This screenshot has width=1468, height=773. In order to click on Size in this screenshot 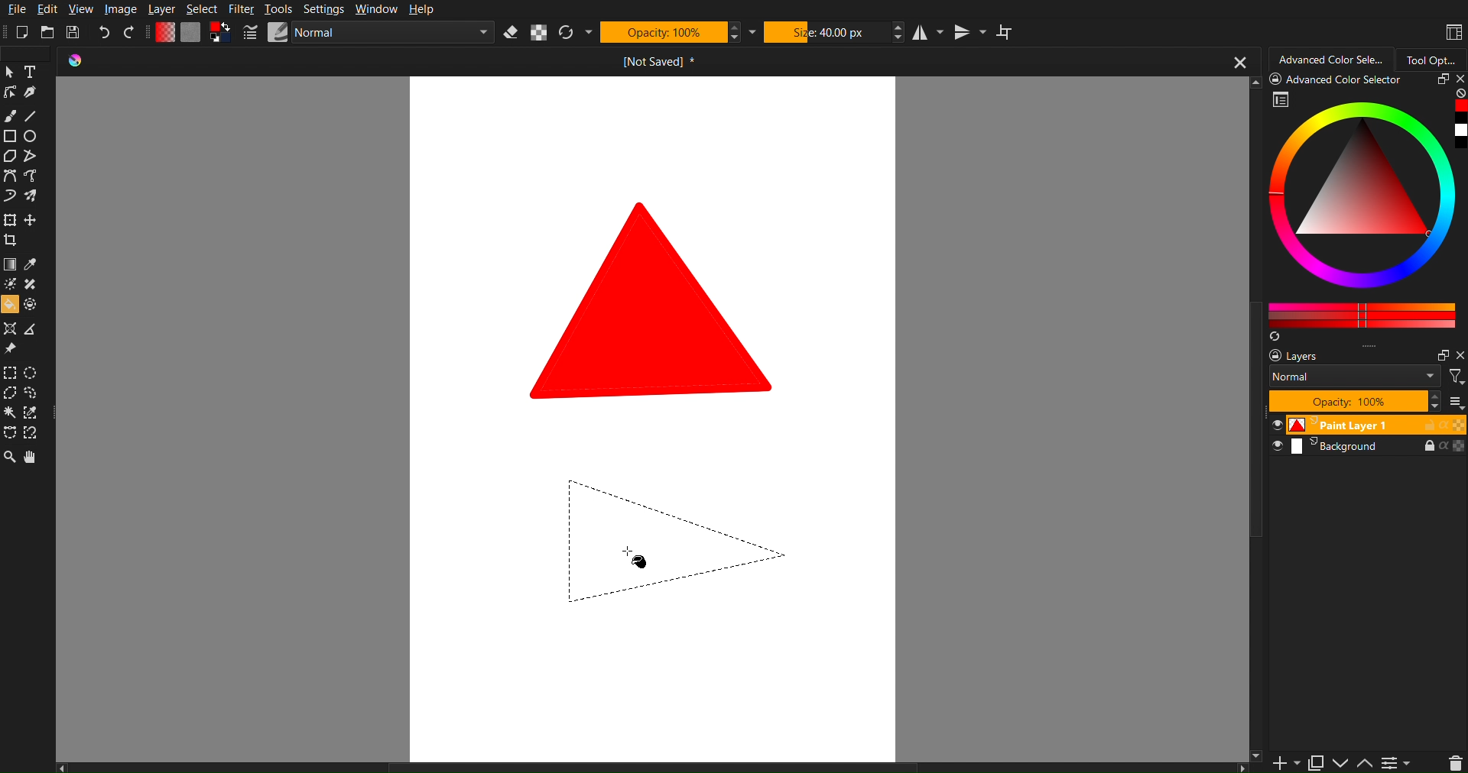, I will do `click(828, 33)`.